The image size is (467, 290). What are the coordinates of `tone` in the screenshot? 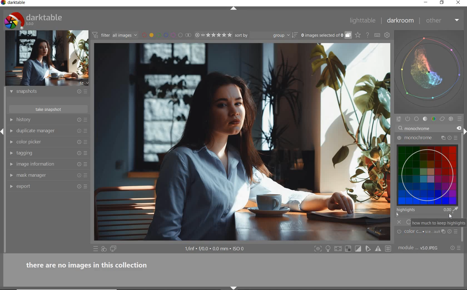 It's located at (425, 119).